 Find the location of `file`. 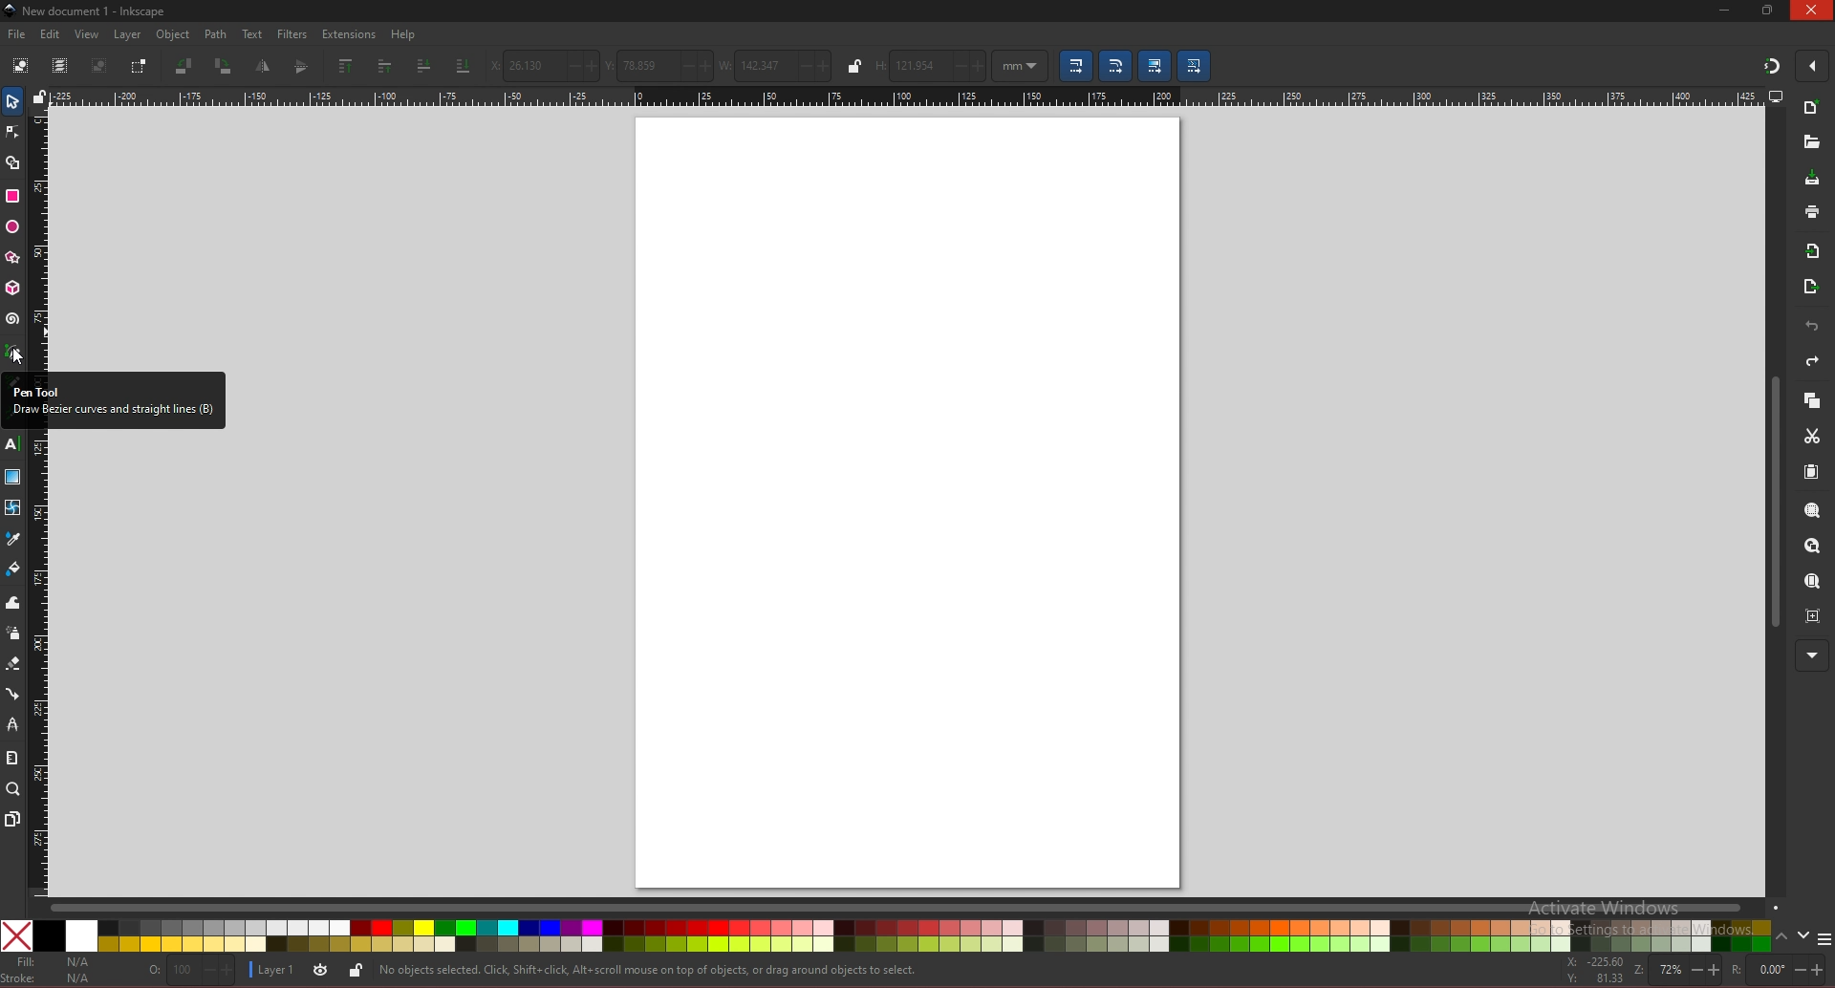

file is located at coordinates (16, 34).